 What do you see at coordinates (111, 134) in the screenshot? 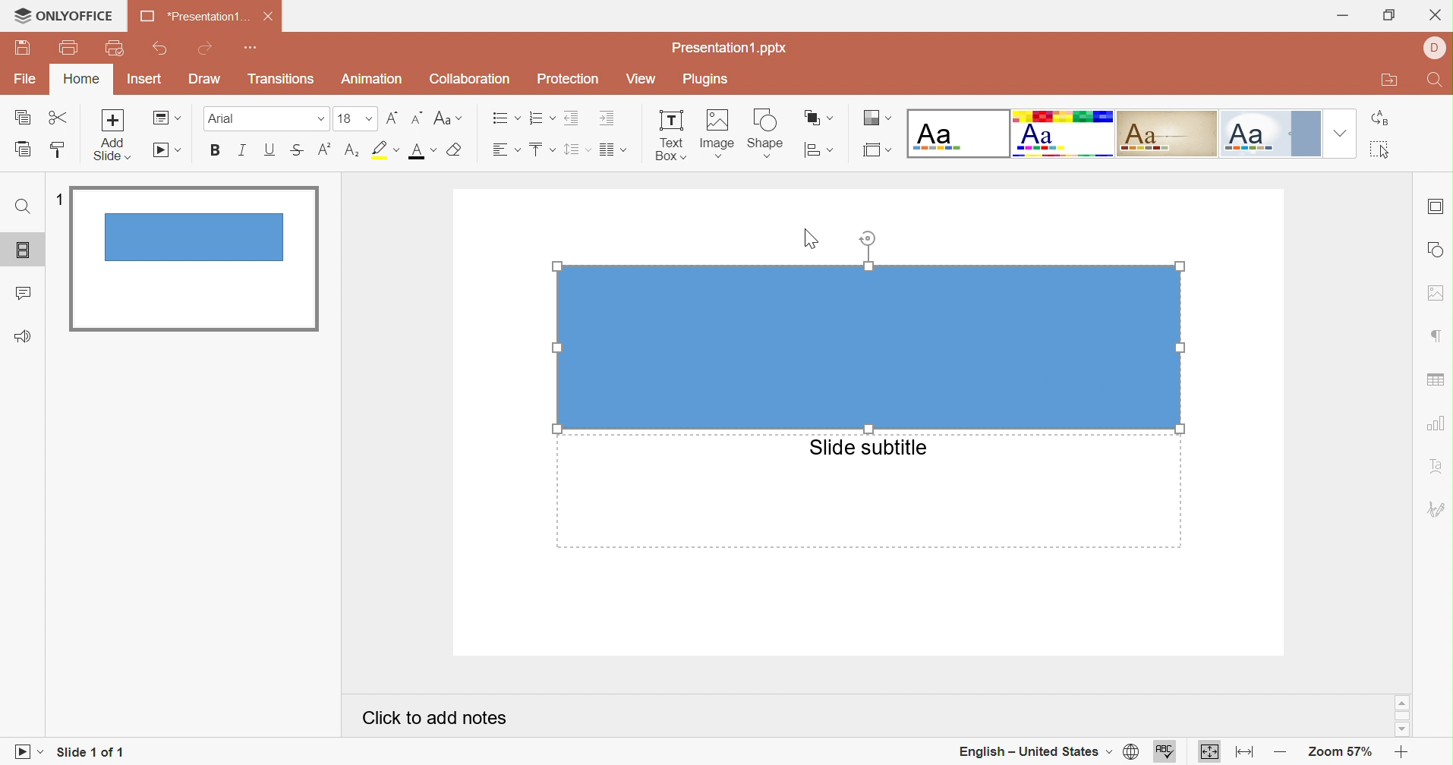
I see `Add slide` at bounding box center [111, 134].